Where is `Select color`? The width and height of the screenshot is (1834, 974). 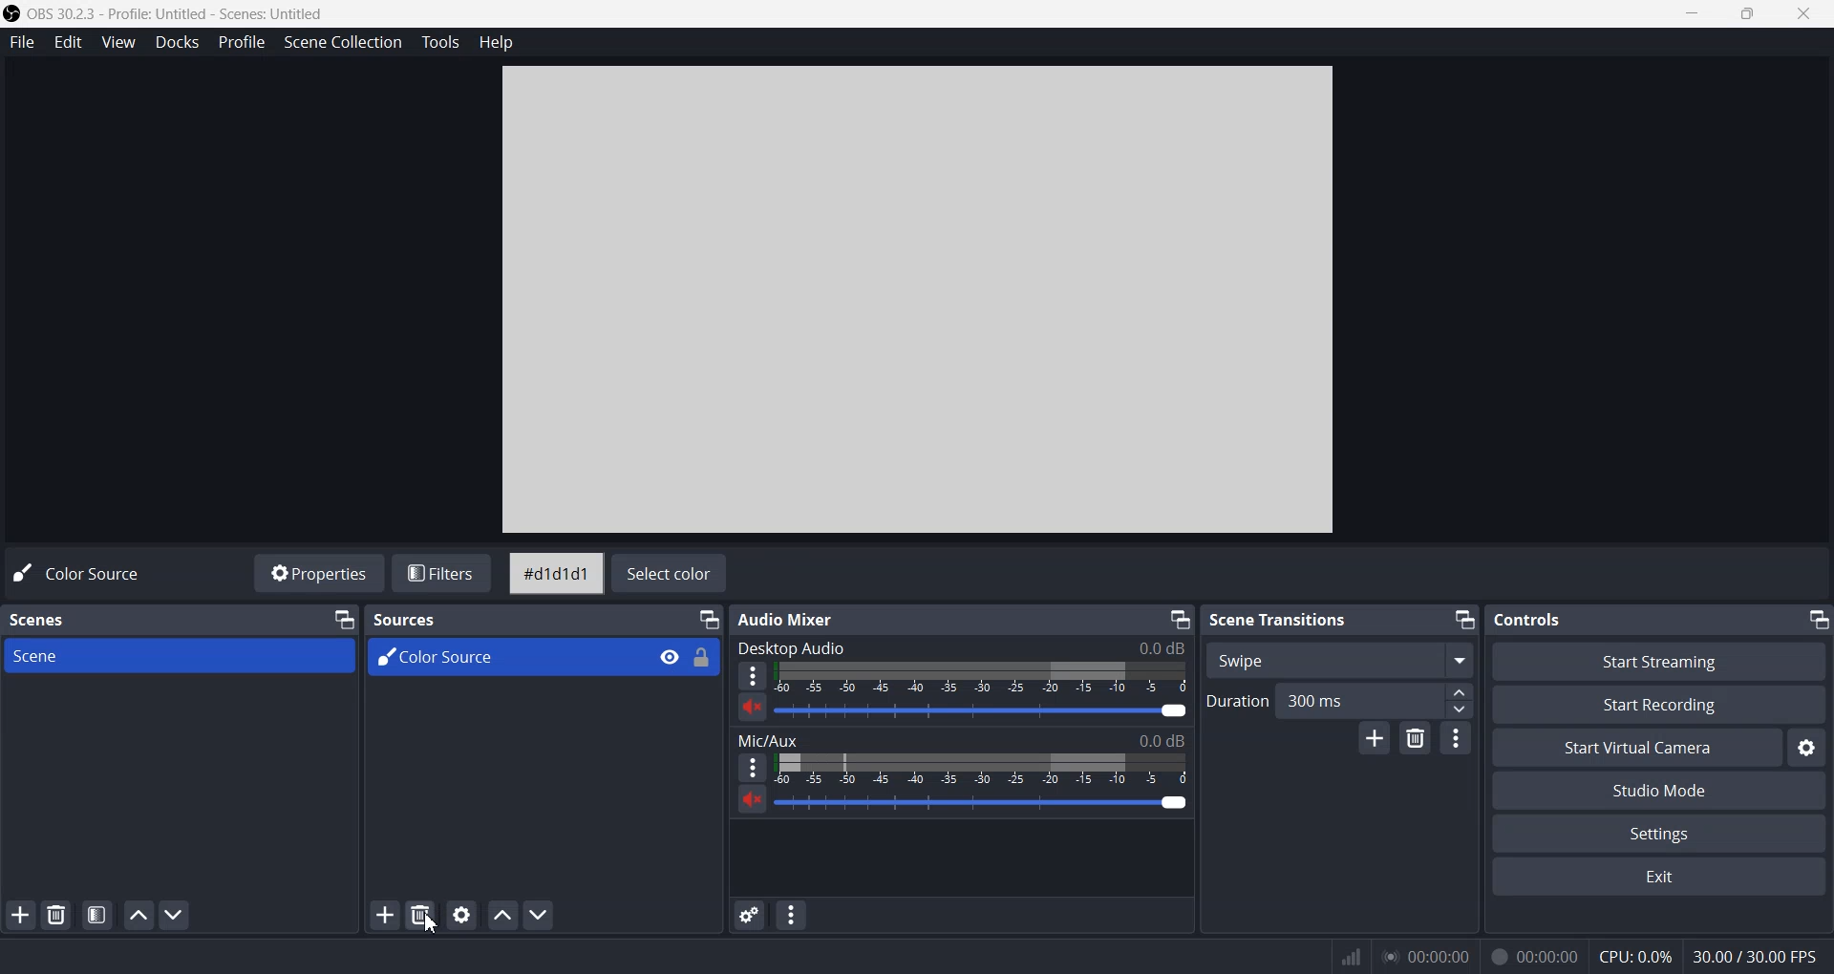 Select color is located at coordinates (672, 574).